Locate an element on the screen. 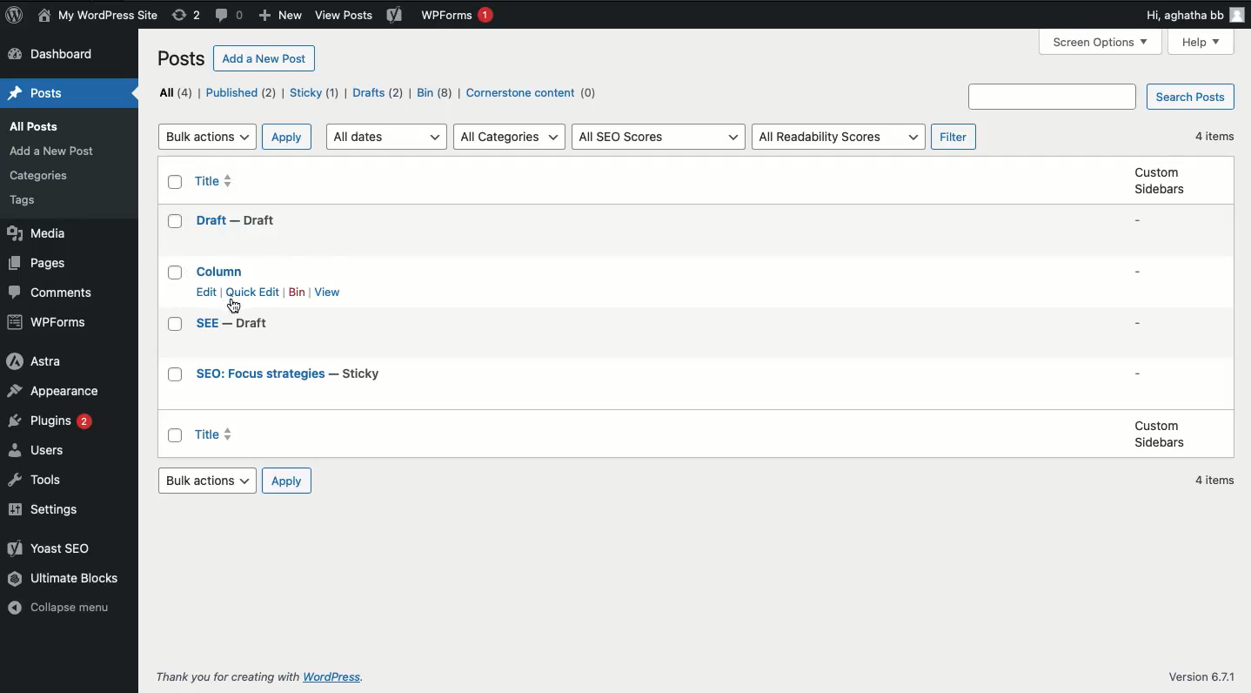  Bulk actions is located at coordinates (209, 480).